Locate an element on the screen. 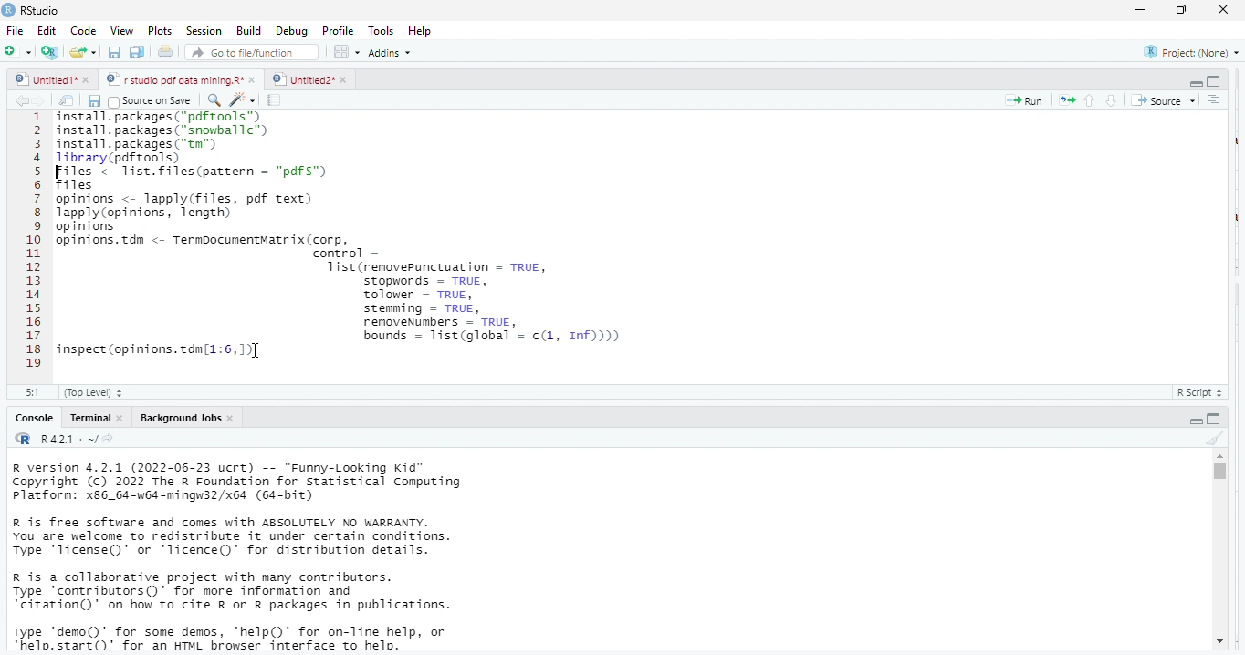  R version 4.2.1 (2022-06-23 ucrt) -- "Funny-Looking Kid™
Copyright (C) 2022 The R Foundation for Statistical Computing
Platform: x86_64-w64-mingw32/x64 (64-bit)

R is free software and comes with ABSOLUTELY NO WARRANTY.
You are welcome to redistribute it under certain conditions.
Type 'Ticense()' or 'licence()’ for distribution details.

R is a collaborative project with many contributors.

Type ‘contributors()’ for more information and

“citation()’ on how to cite R or R packages in publications.
Type "demo()’ for some demos, 'help()' for on-line help, or
"helo.start()" for an HTML browser interface to helo. is located at coordinates (266, 557).